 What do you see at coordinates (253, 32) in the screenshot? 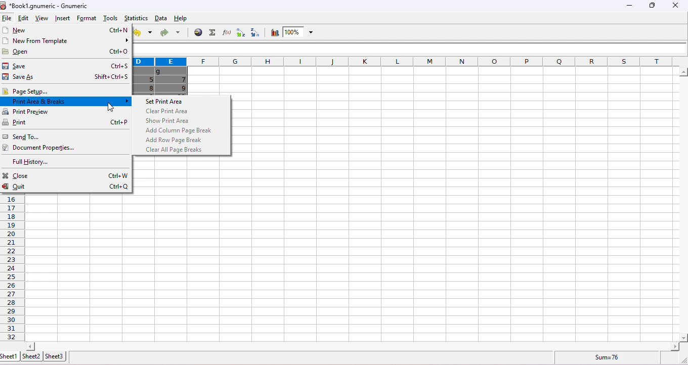
I see `sort descending` at bounding box center [253, 32].